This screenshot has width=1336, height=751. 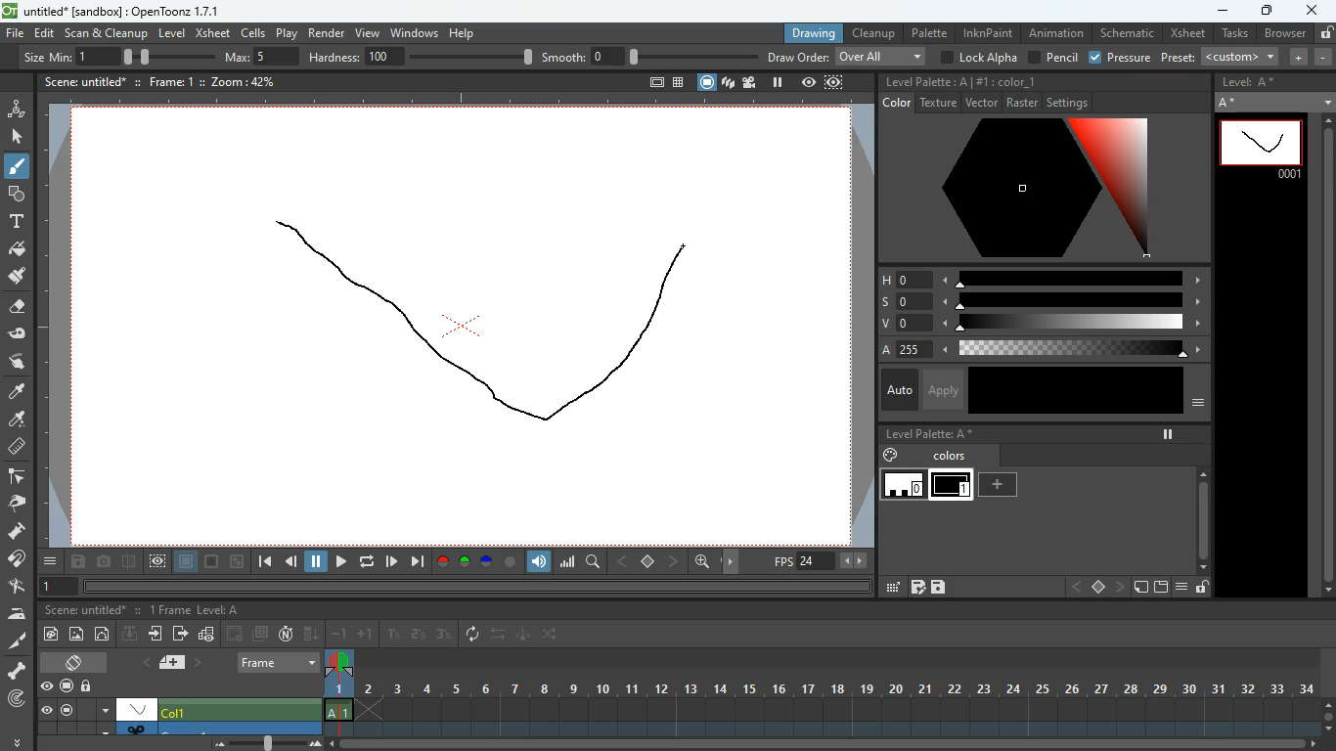 I want to click on color, so click(x=511, y=562).